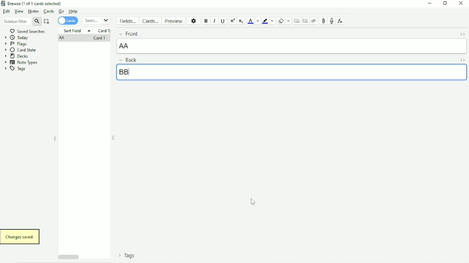  What do you see at coordinates (462, 35) in the screenshot?
I see `Toggle HTML Editor` at bounding box center [462, 35].